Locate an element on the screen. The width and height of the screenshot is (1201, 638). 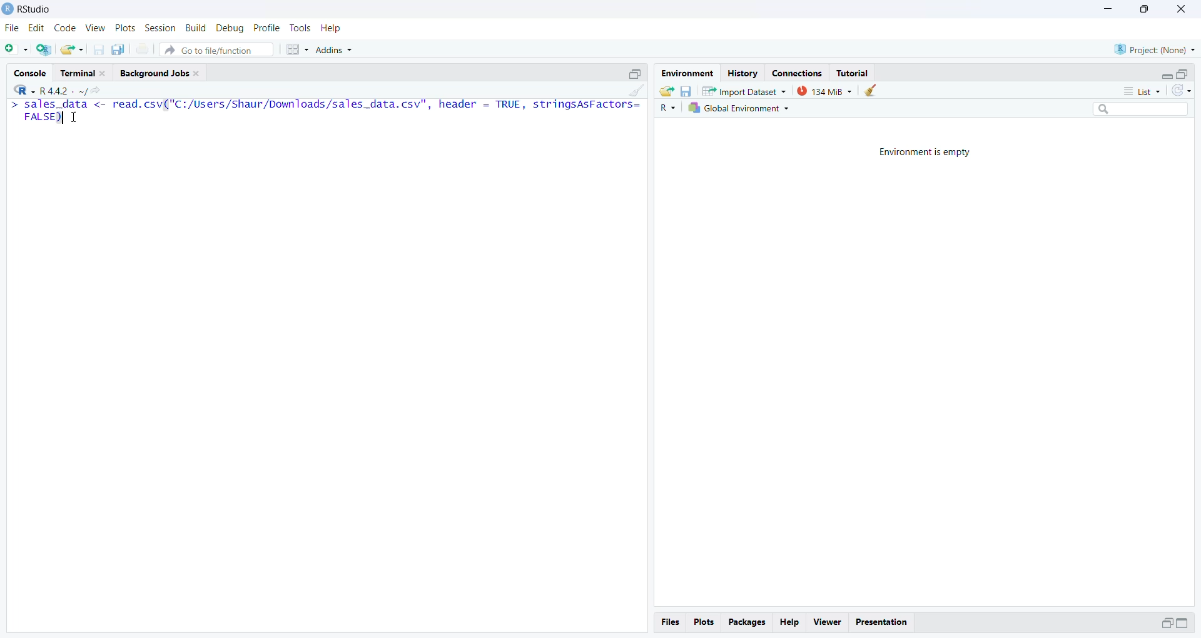
Environment is empty is located at coordinates (921, 154).